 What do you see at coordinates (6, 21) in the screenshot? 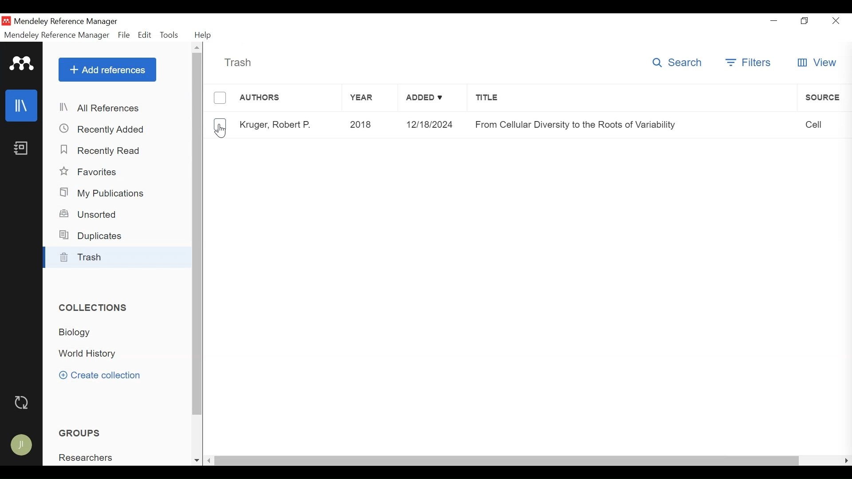
I see `Mendeley Desktop Icon` at bounding box center [6, 21].